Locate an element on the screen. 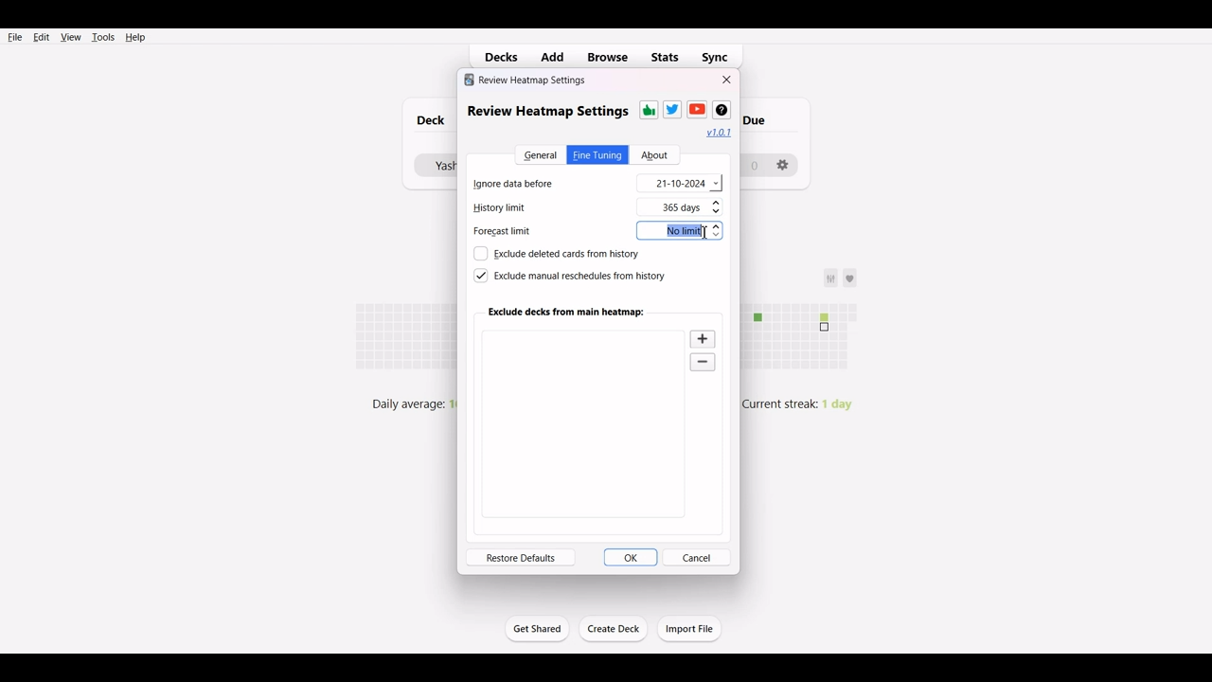 The image size is (1212, 682). Sync is located at coordinates (722, 55).